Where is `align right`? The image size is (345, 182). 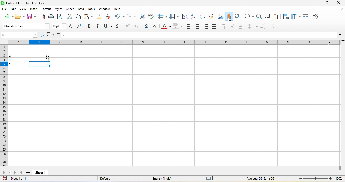 align right is located at coordinates (207, 26).